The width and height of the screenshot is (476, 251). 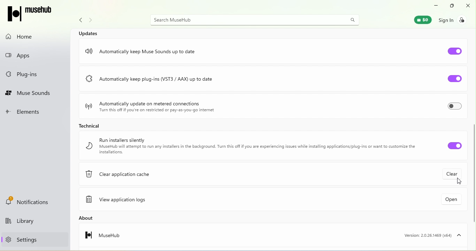 I want to click on Plug-Ins, so click(x=24, y=75).